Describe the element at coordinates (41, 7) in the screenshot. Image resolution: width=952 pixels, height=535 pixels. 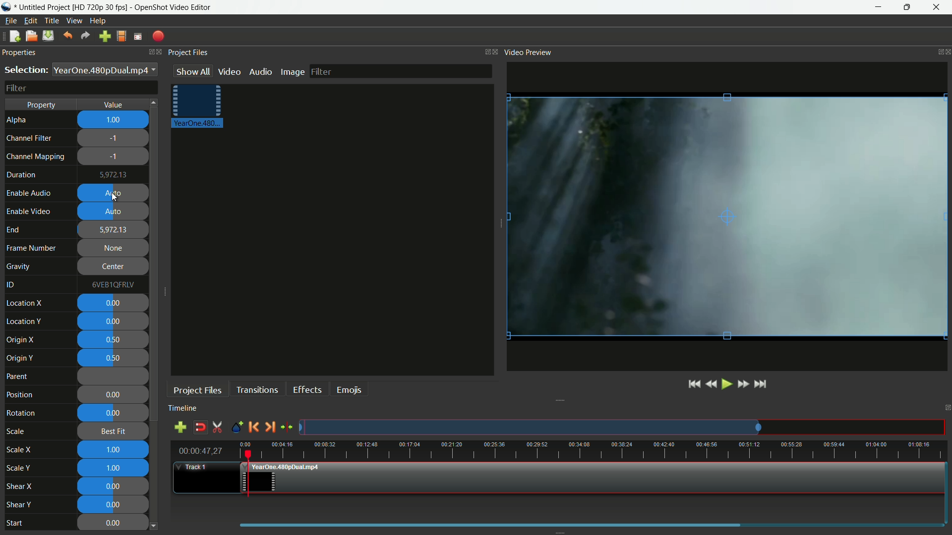
I see `project name` at that location.